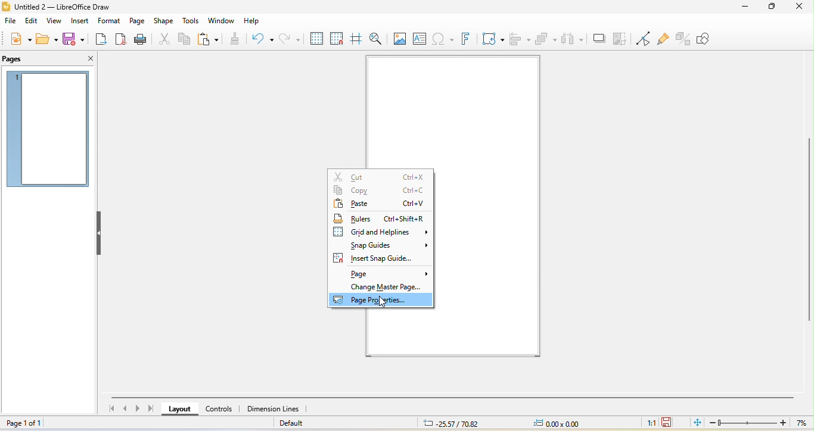  What do you see at coordinates (79, 21) in the screenshot?
I see `insert` at bounding box center [79, 21].